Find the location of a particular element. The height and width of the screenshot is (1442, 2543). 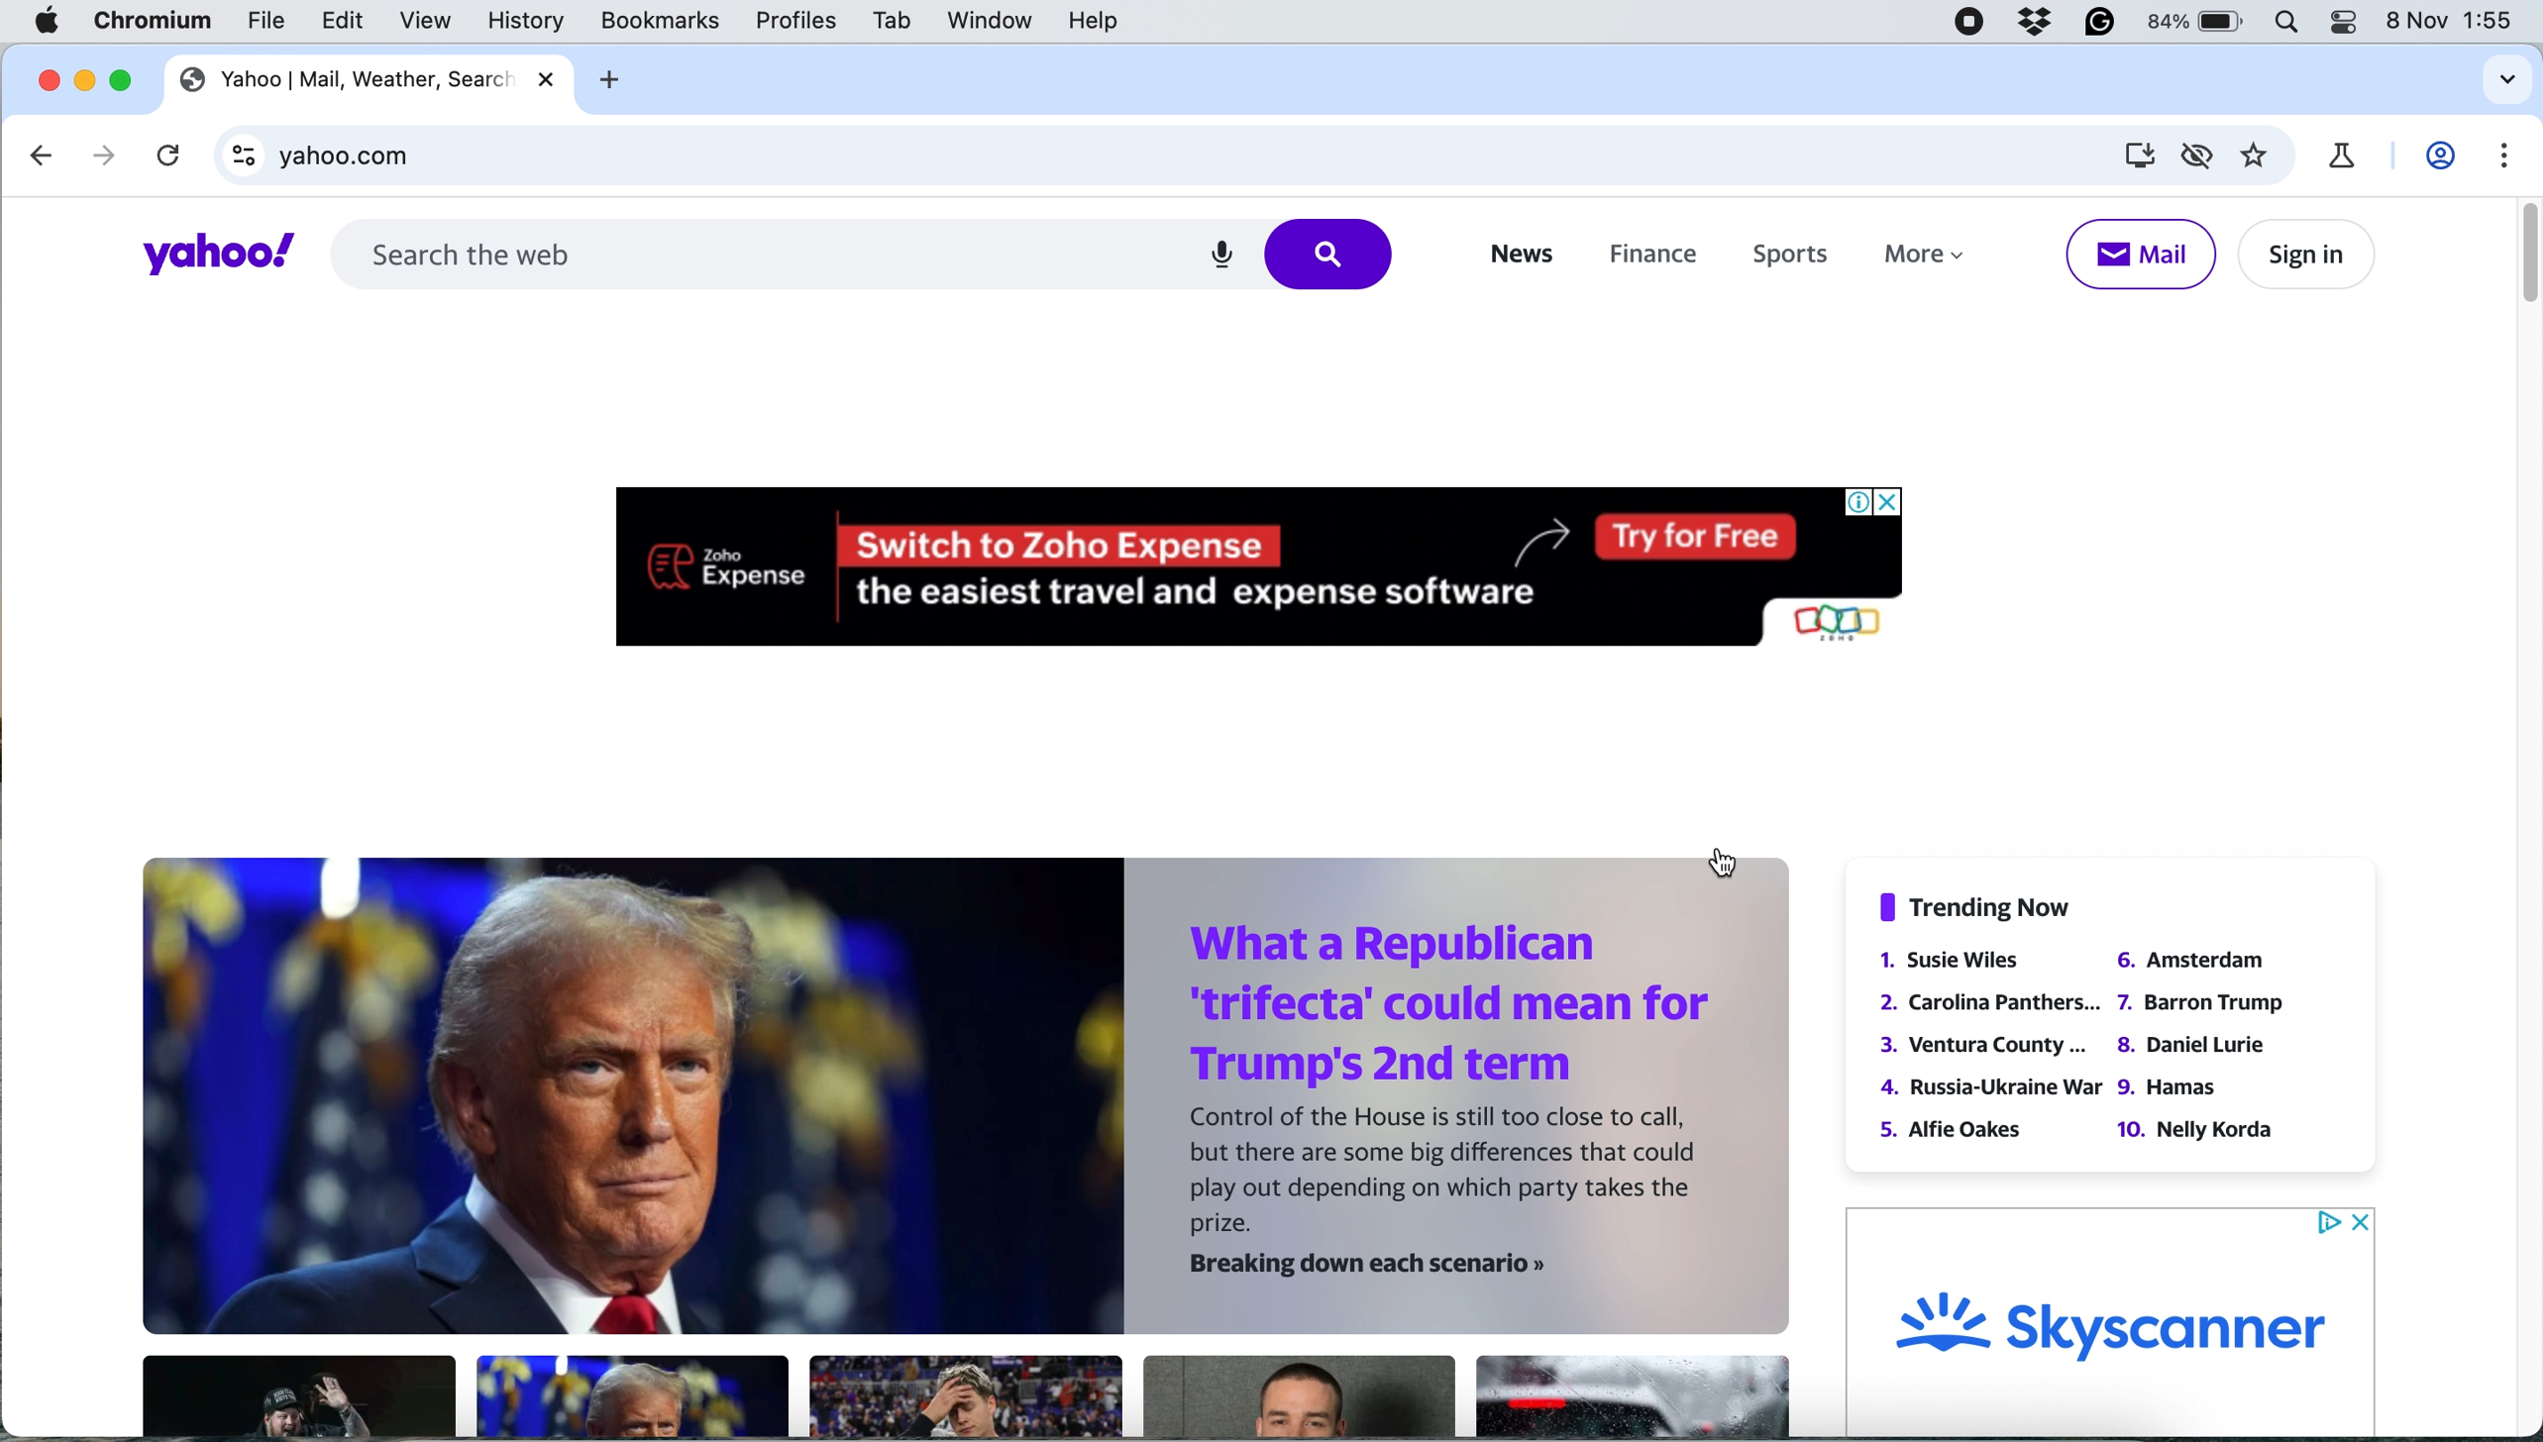

maximise is located at coordinates (119, 76).